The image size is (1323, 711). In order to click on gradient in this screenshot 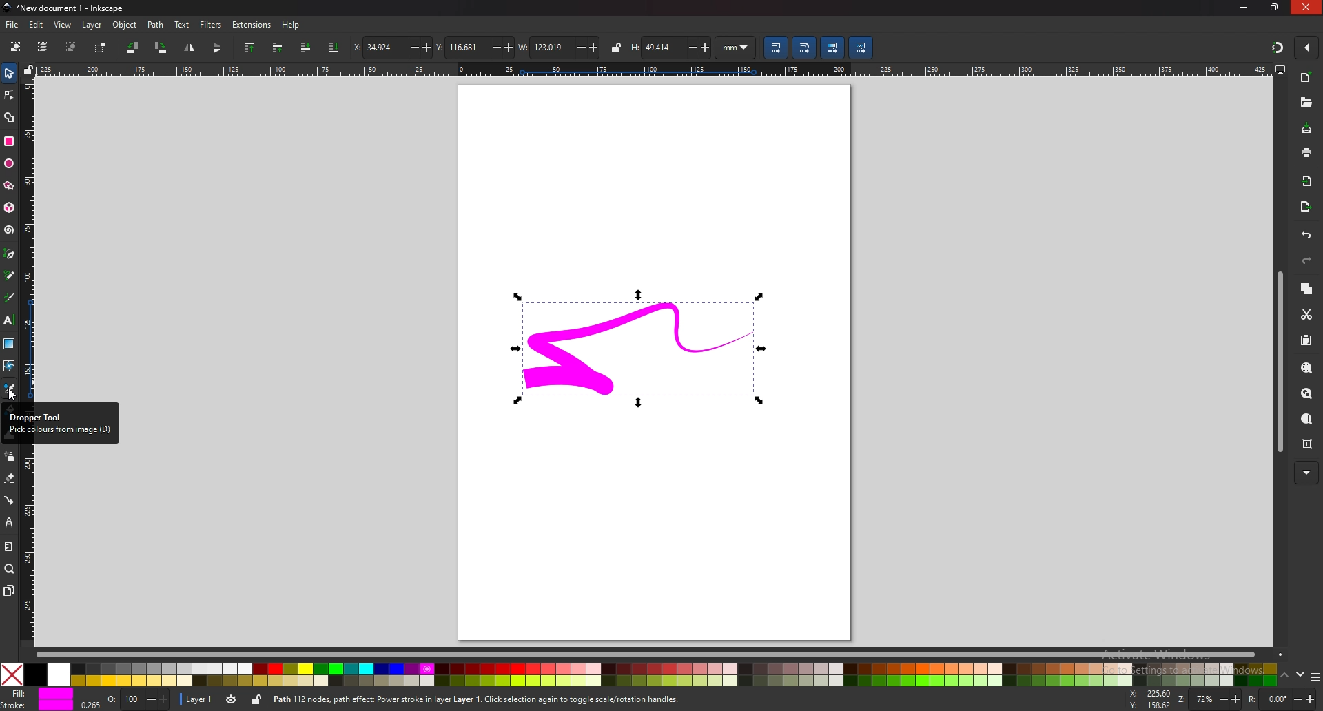, I will do `click(9, 342)`.